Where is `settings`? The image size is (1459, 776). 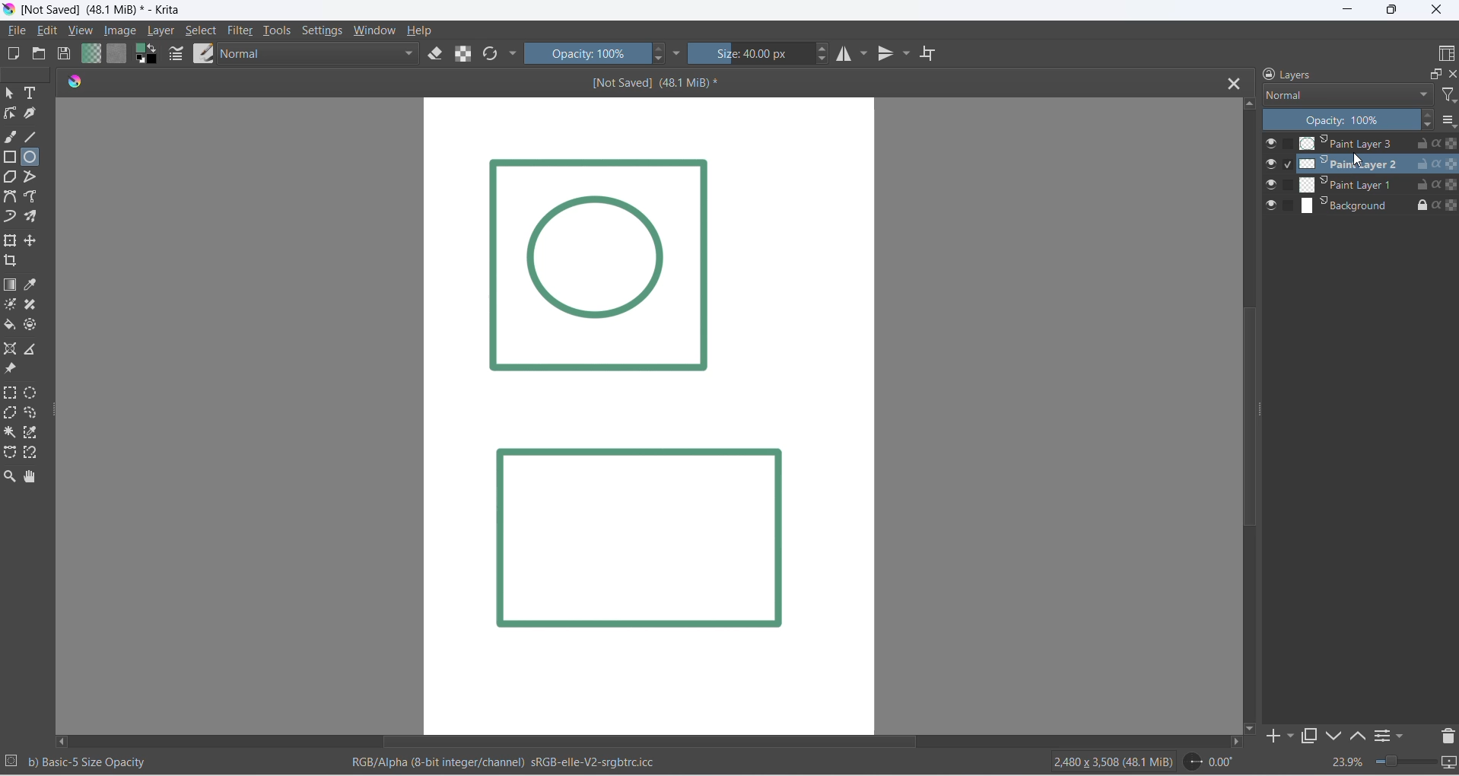
settings is located at coordinates (324, 32).